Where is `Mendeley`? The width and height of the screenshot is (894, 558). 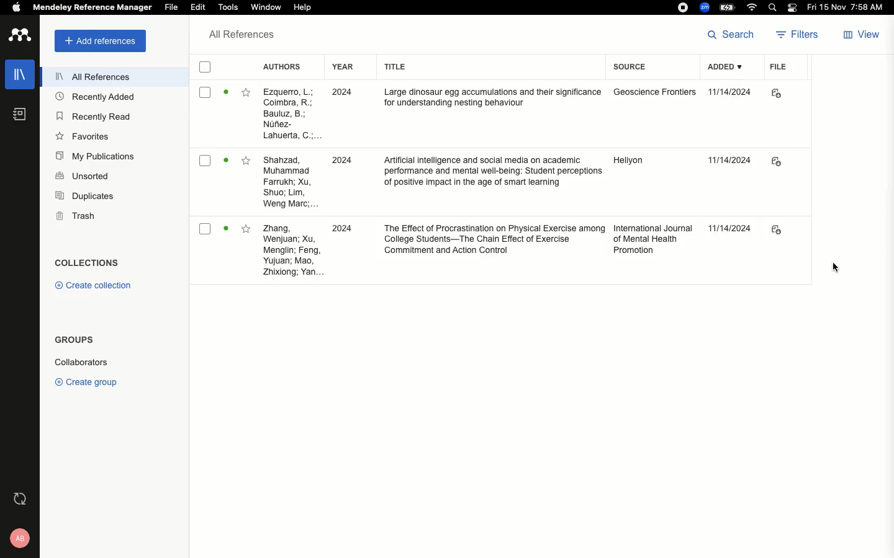 Mendeley is located at coordinates (91, 9).